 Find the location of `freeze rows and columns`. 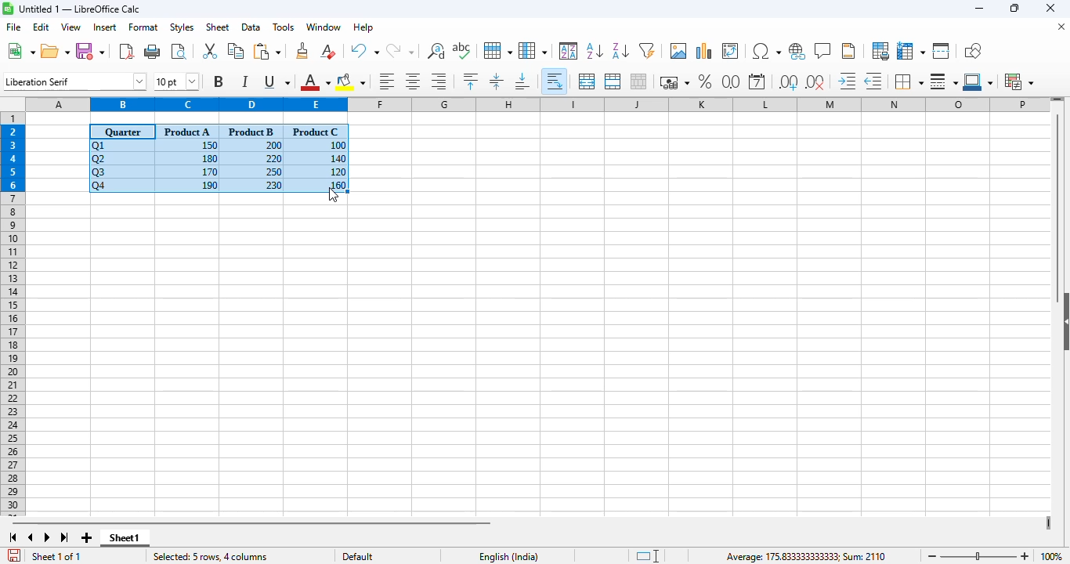

freeze rows and columns is located at coordinates (911, 51).